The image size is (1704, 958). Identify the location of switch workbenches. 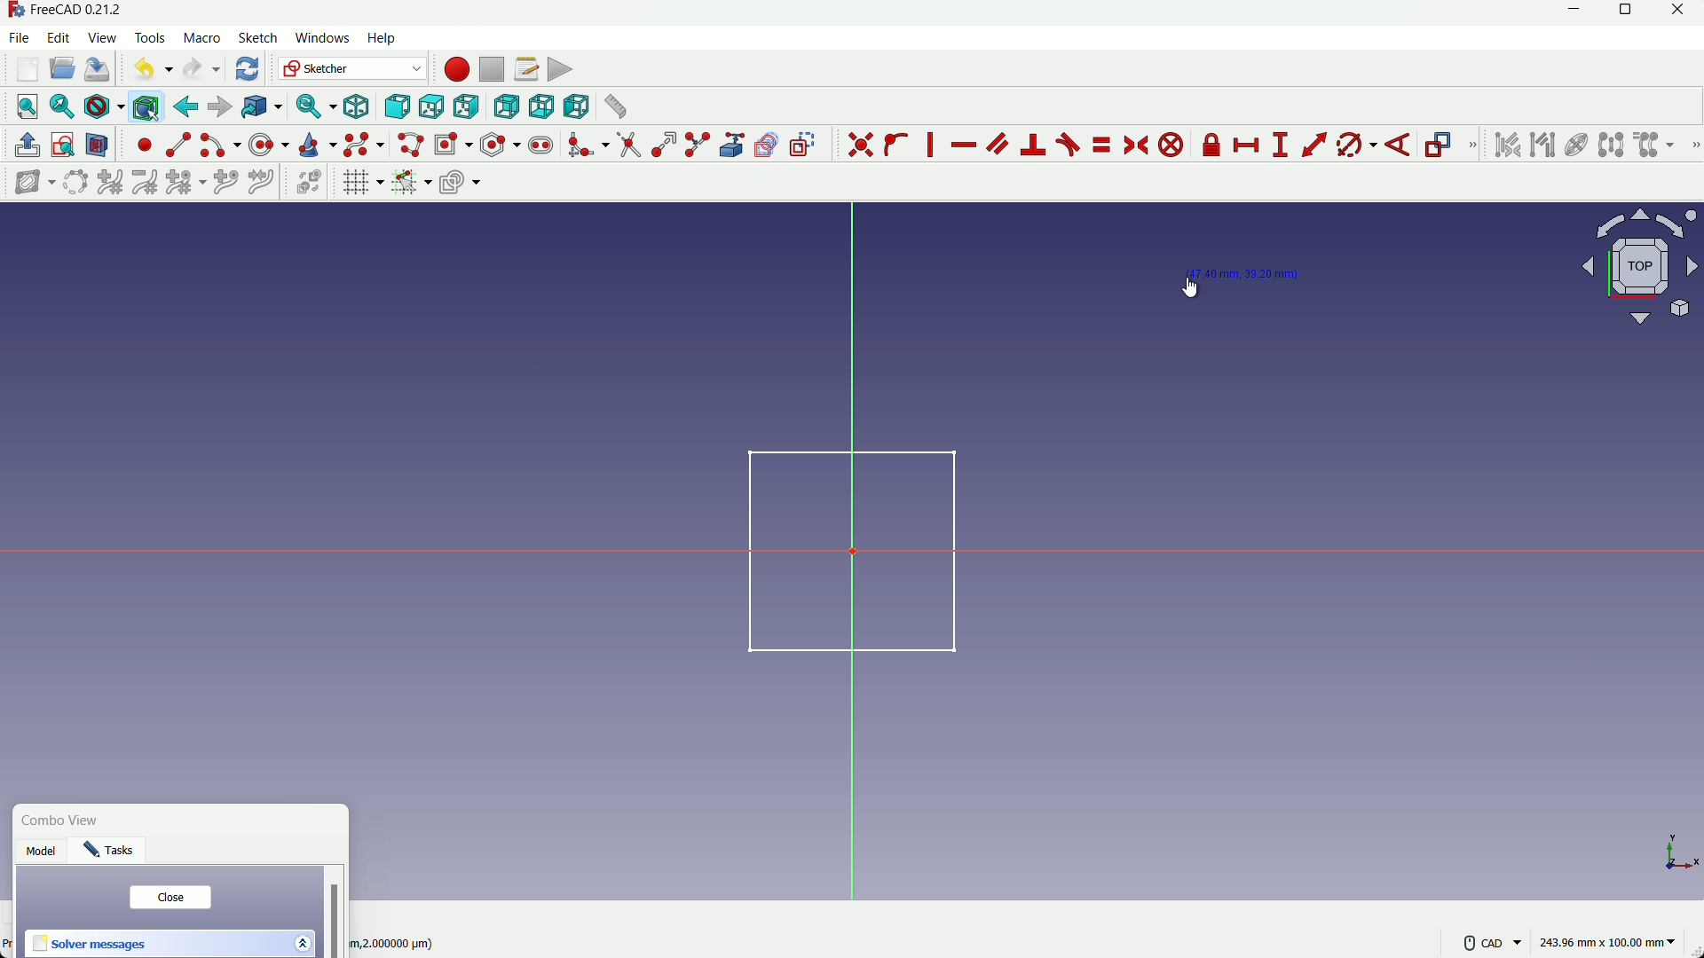
(351, 68).